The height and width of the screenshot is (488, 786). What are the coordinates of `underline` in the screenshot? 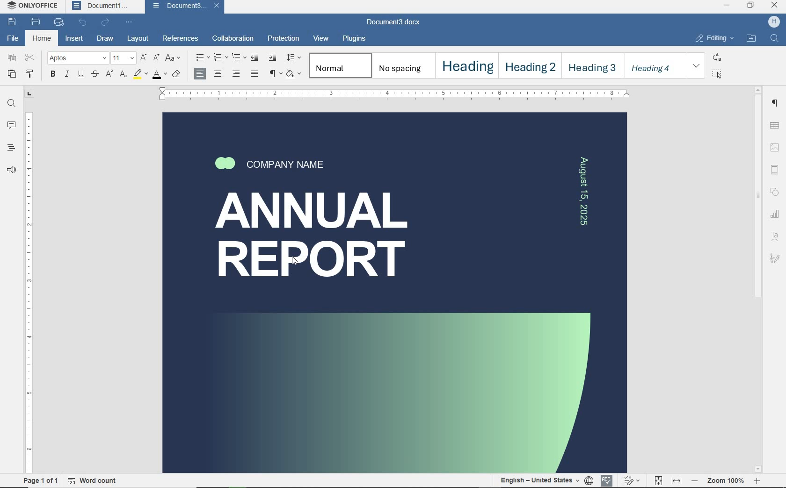 It's located at (82, 74).